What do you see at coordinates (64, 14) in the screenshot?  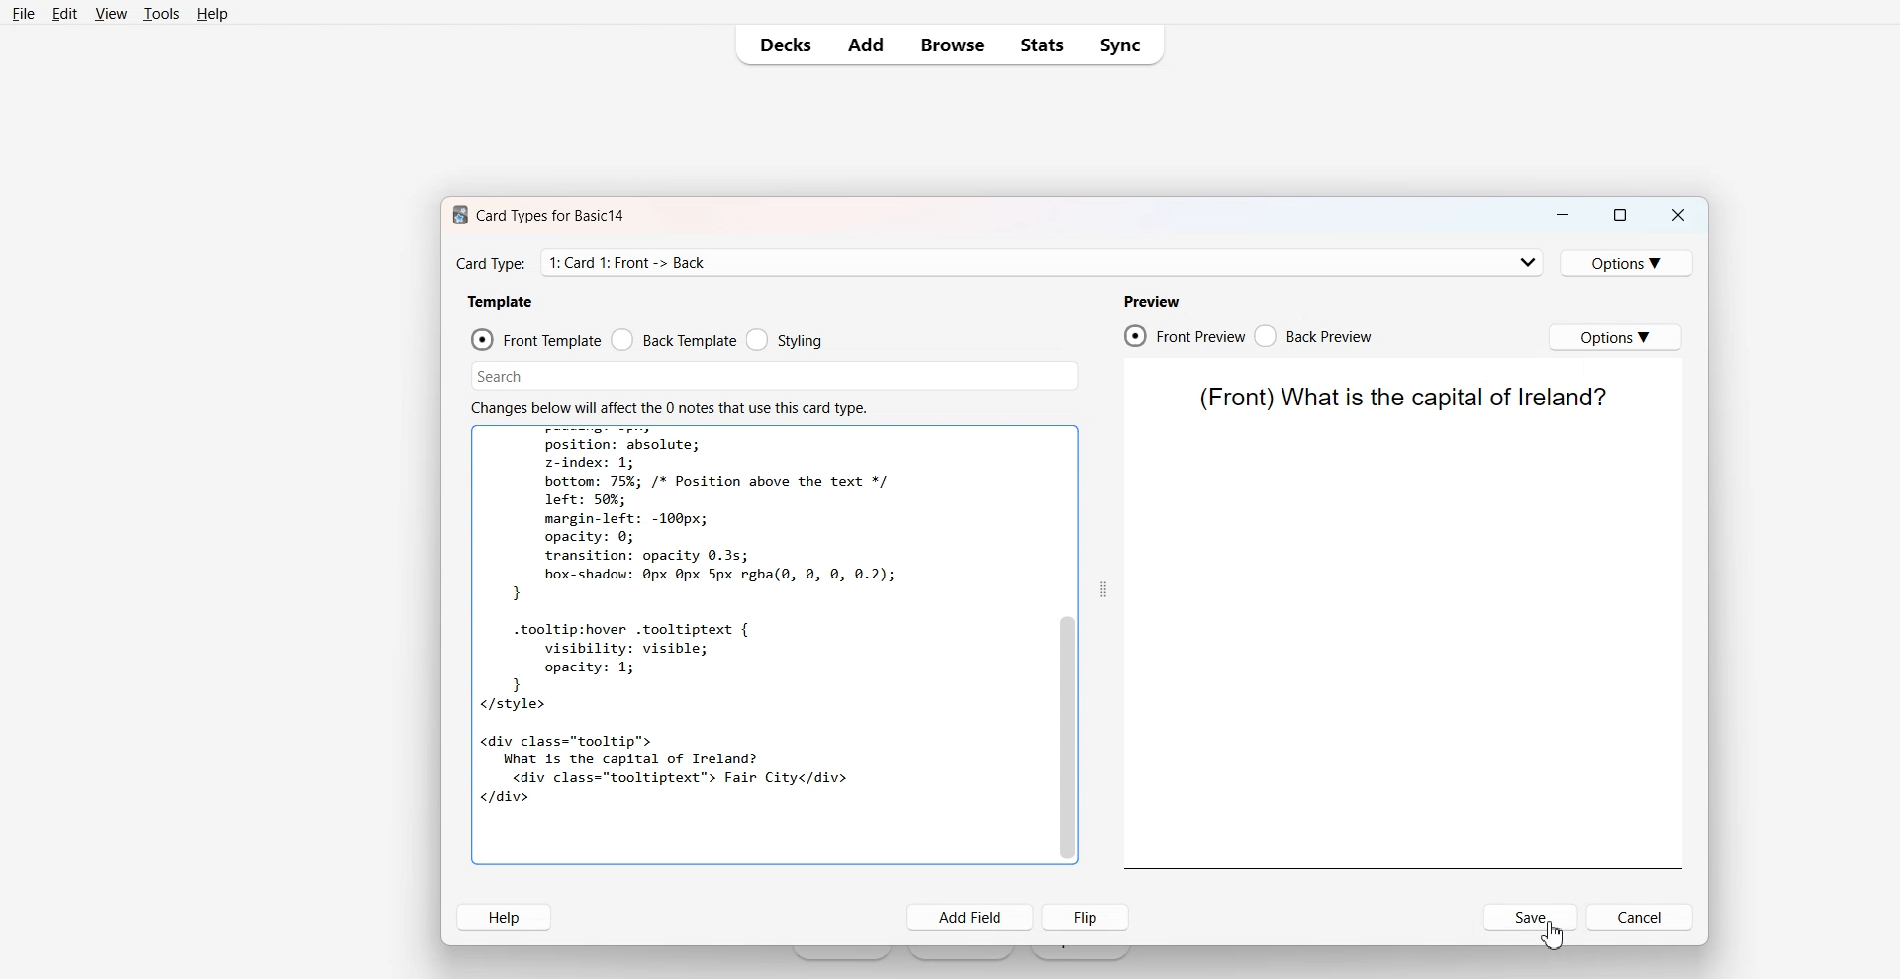 I see `Edit` at bounding box center [64, 14].